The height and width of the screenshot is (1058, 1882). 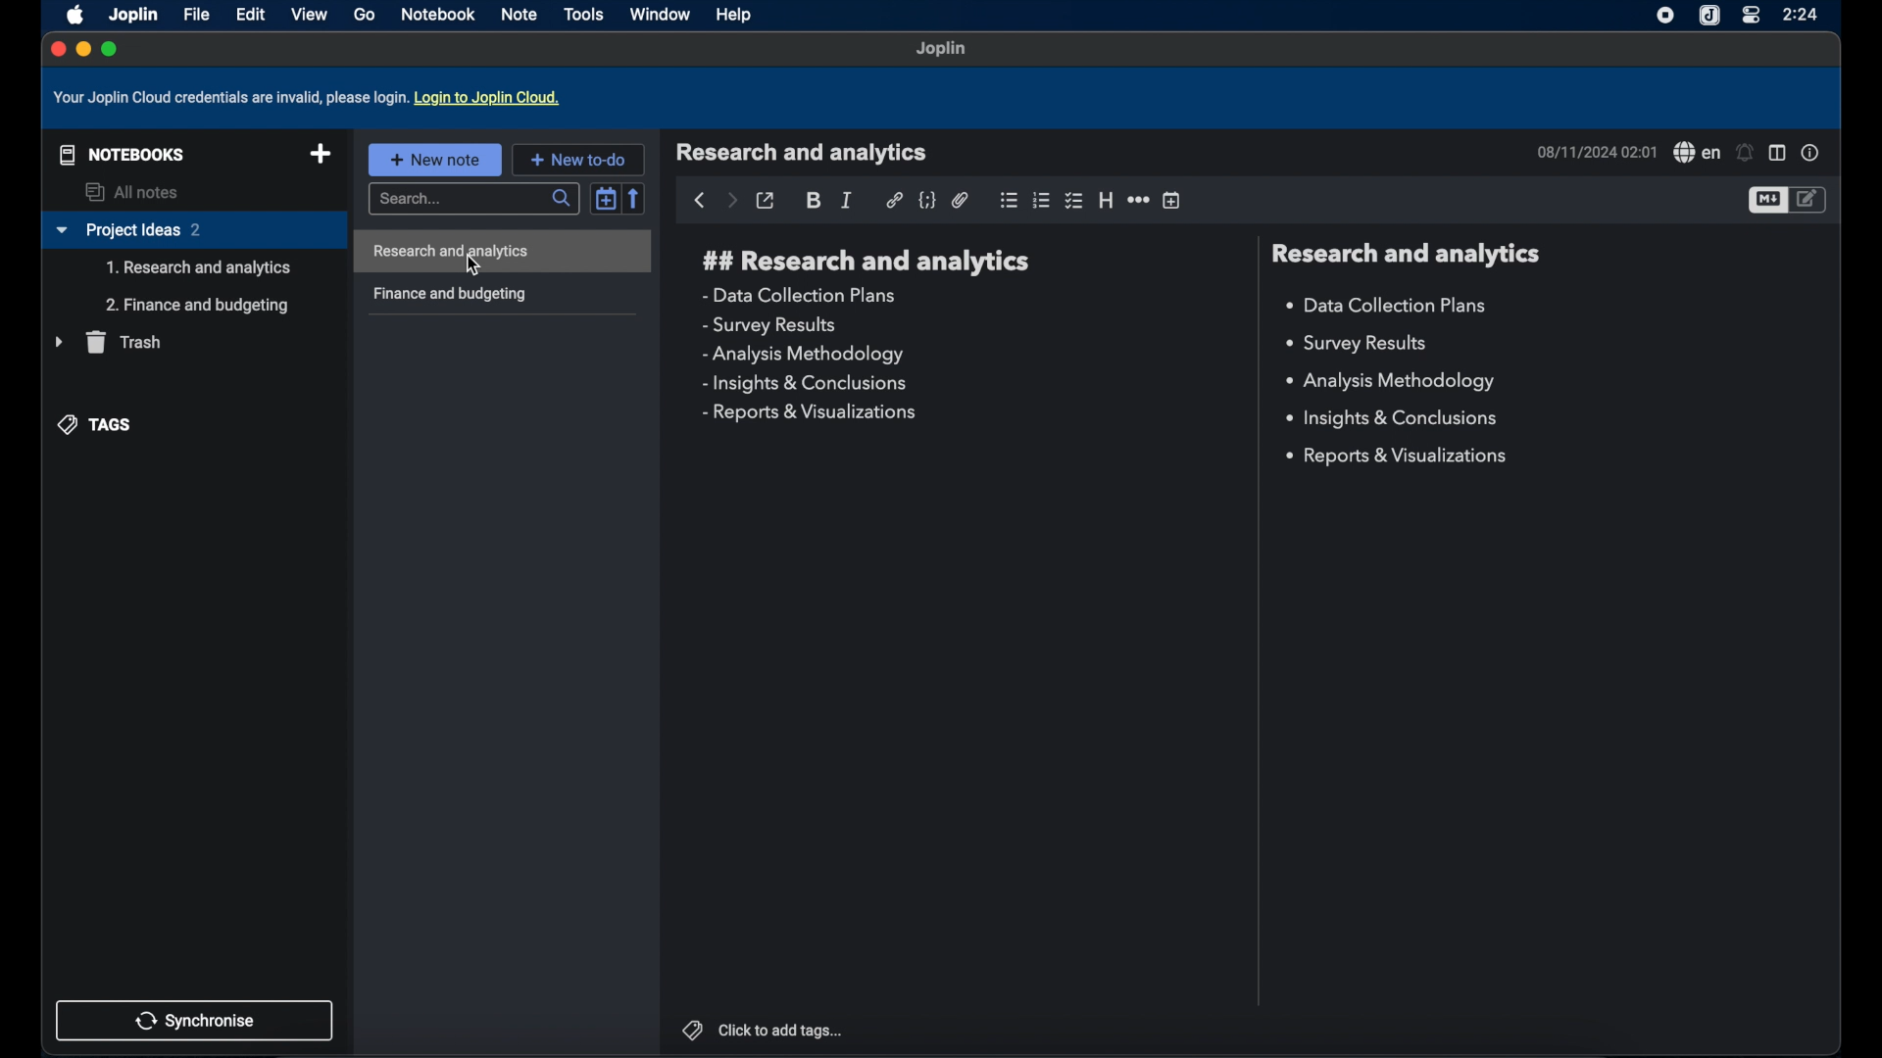 I want to click on forward, so click(x=731, y=202).